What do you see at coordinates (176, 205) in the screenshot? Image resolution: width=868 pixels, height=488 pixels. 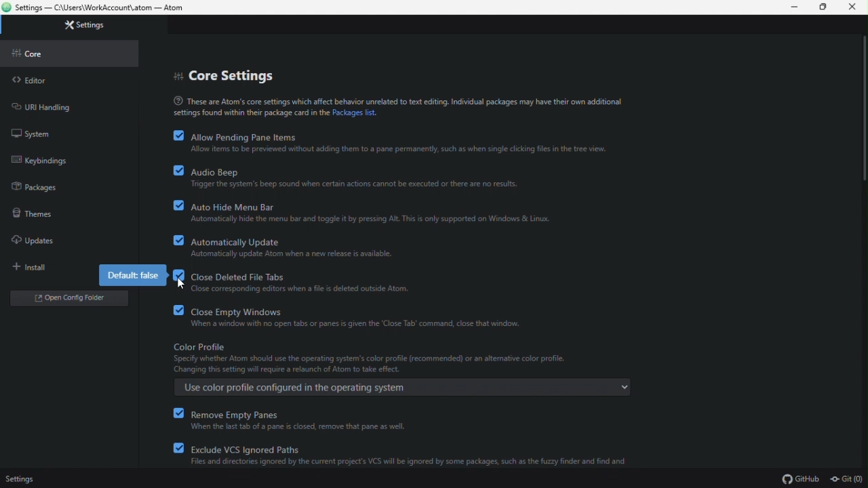 I see `checkbox` at bounding box center [176, 205].